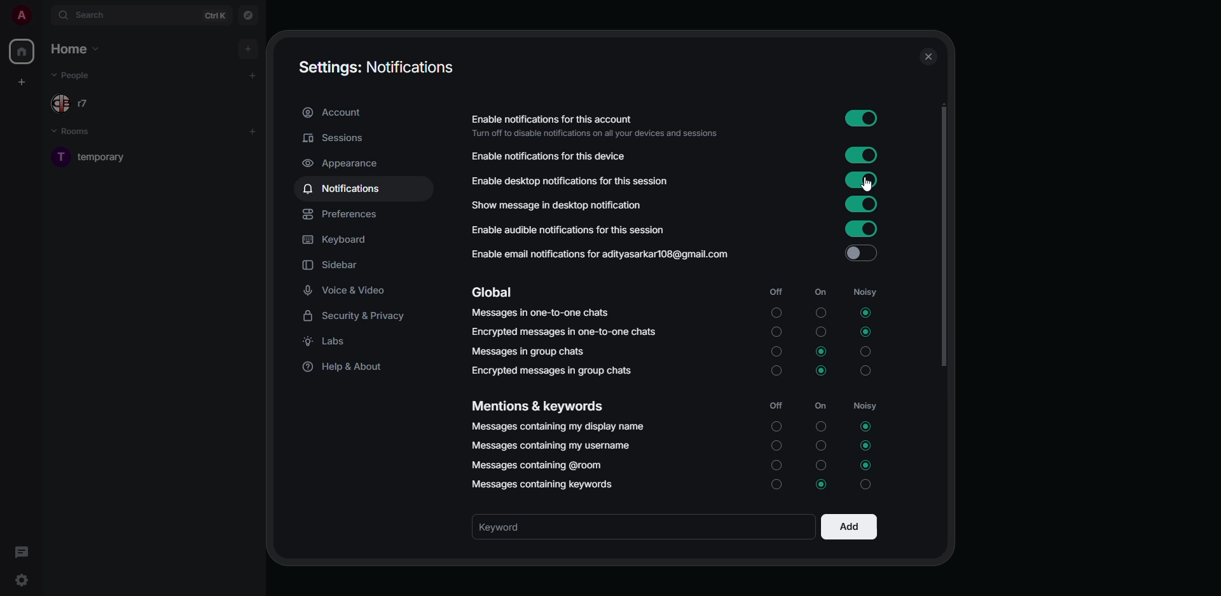  I want to click on turn off, so click(821, 314).